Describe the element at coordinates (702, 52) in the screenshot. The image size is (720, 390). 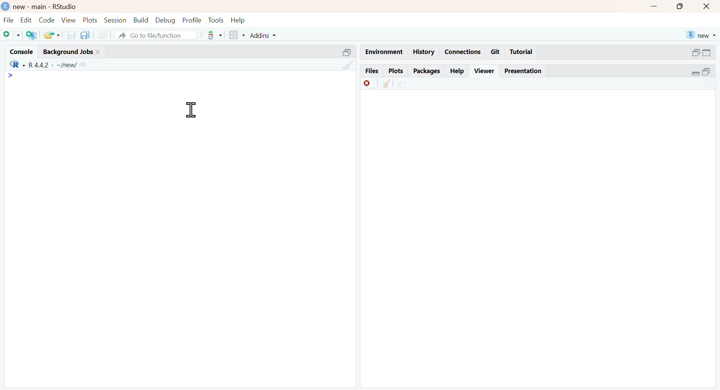
I see `minimize/maximize` at that location.